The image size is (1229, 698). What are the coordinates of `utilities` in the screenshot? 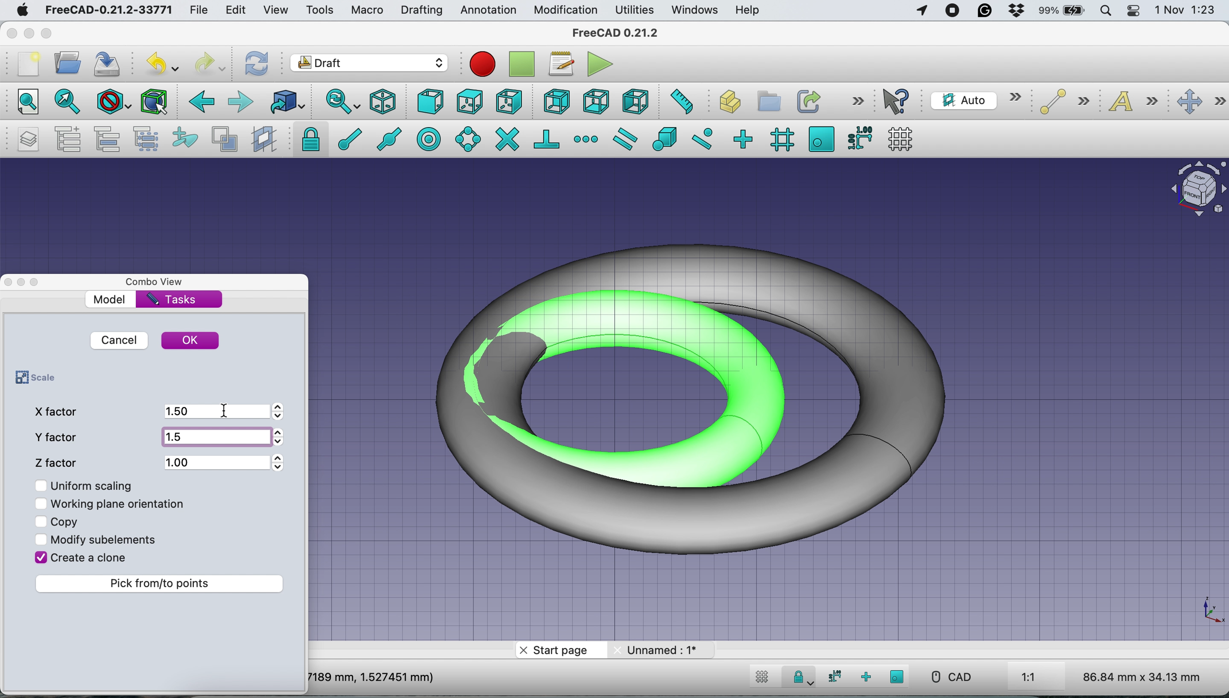 It's located at (636, 11).